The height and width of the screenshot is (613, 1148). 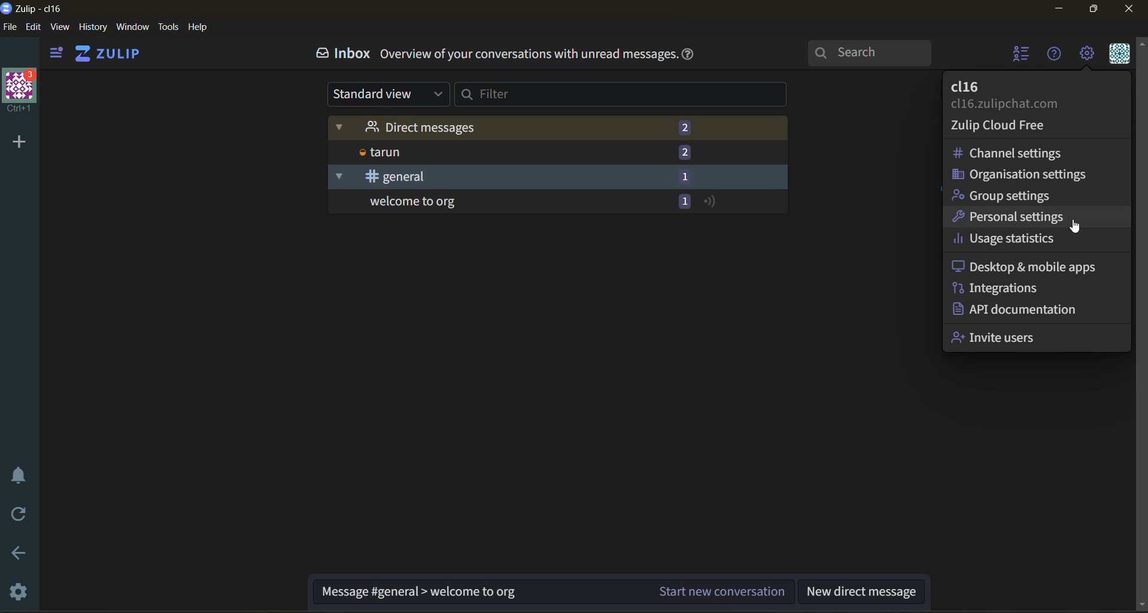 I want to click on invite users, so click(x=1038, y=338).